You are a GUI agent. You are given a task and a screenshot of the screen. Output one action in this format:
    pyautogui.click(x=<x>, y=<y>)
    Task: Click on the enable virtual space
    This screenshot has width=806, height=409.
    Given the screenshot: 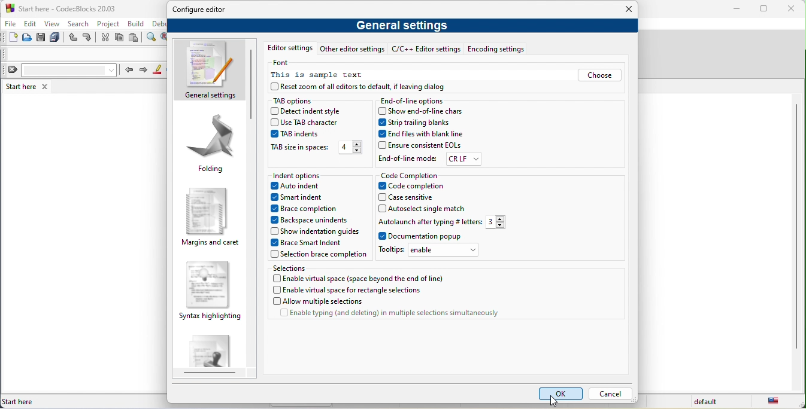 What is the action you would take?
    pyautogui.click(x=362, y=279)
    